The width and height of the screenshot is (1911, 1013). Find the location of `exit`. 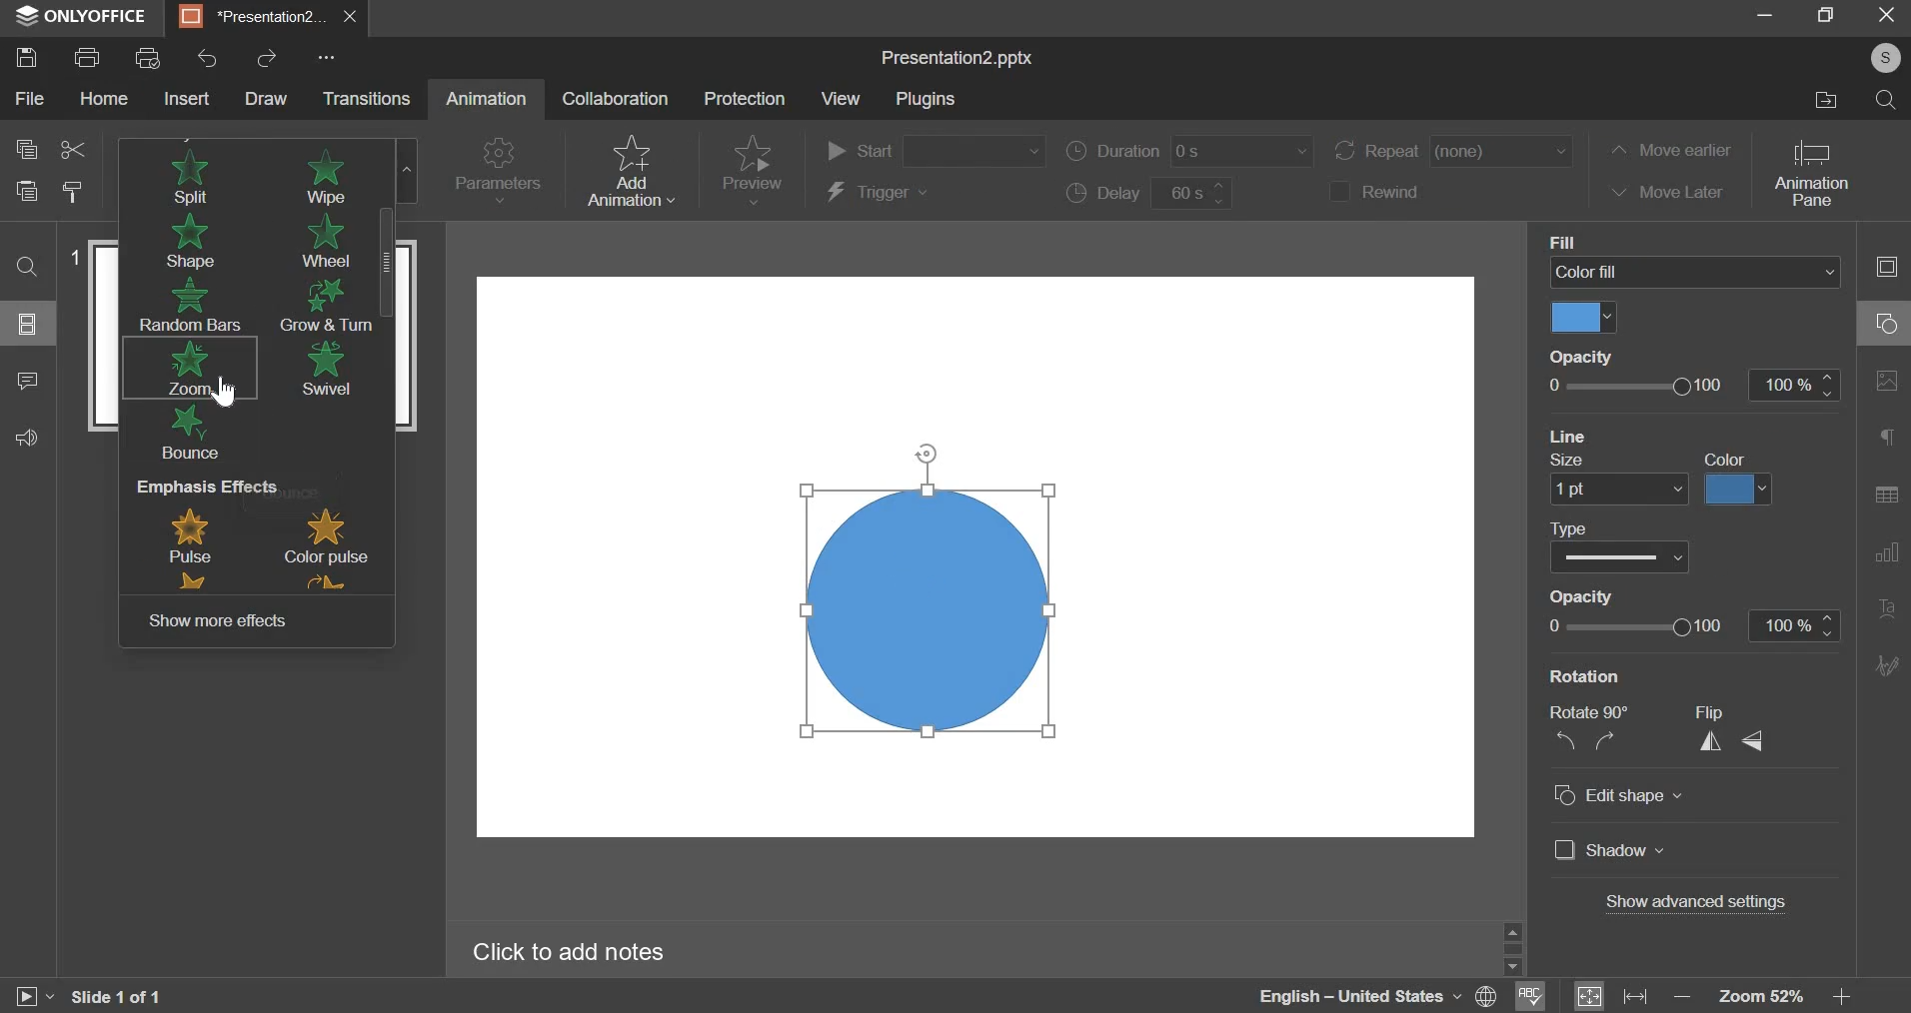

exit is located at coordinates (1891, 16).